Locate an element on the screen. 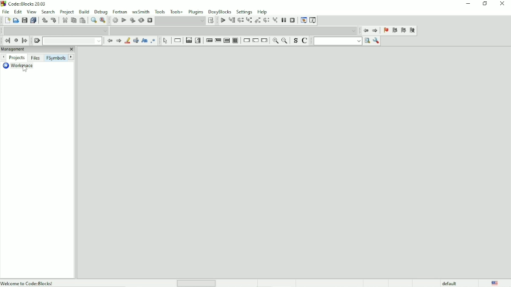 This screenshot has width=511, height=287. Highlight is located at coordinates (127, 41).